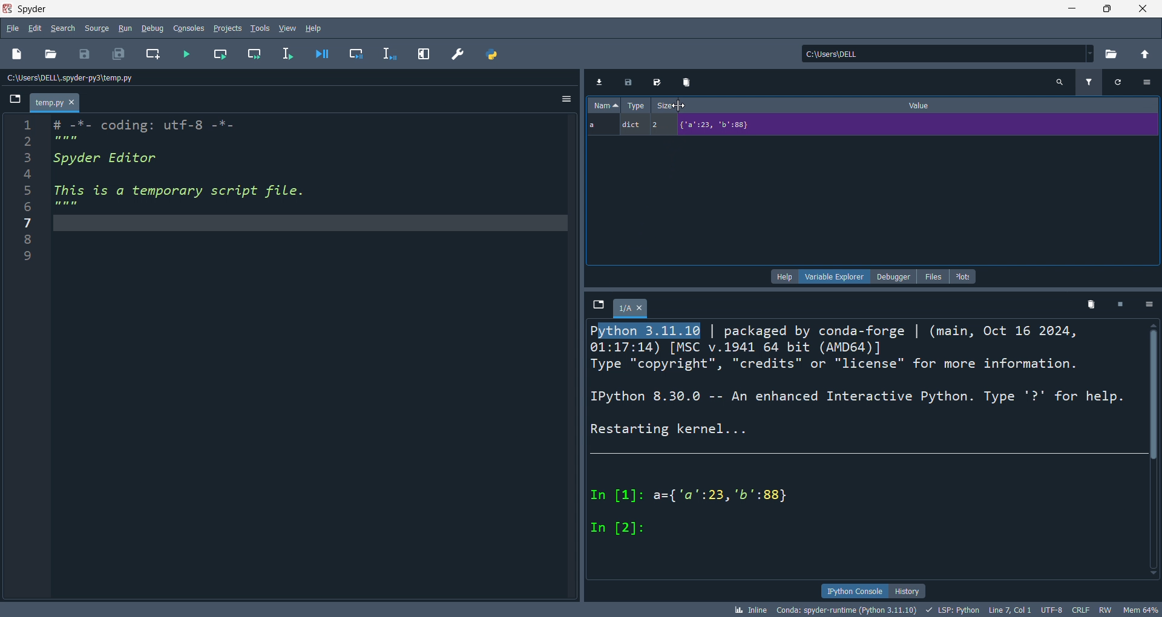 This screenshot has width=1162, height=617. What do you see at coordinates (182, 54) in the screenshot?
I see `runfile` at bounding box center [182, 54].